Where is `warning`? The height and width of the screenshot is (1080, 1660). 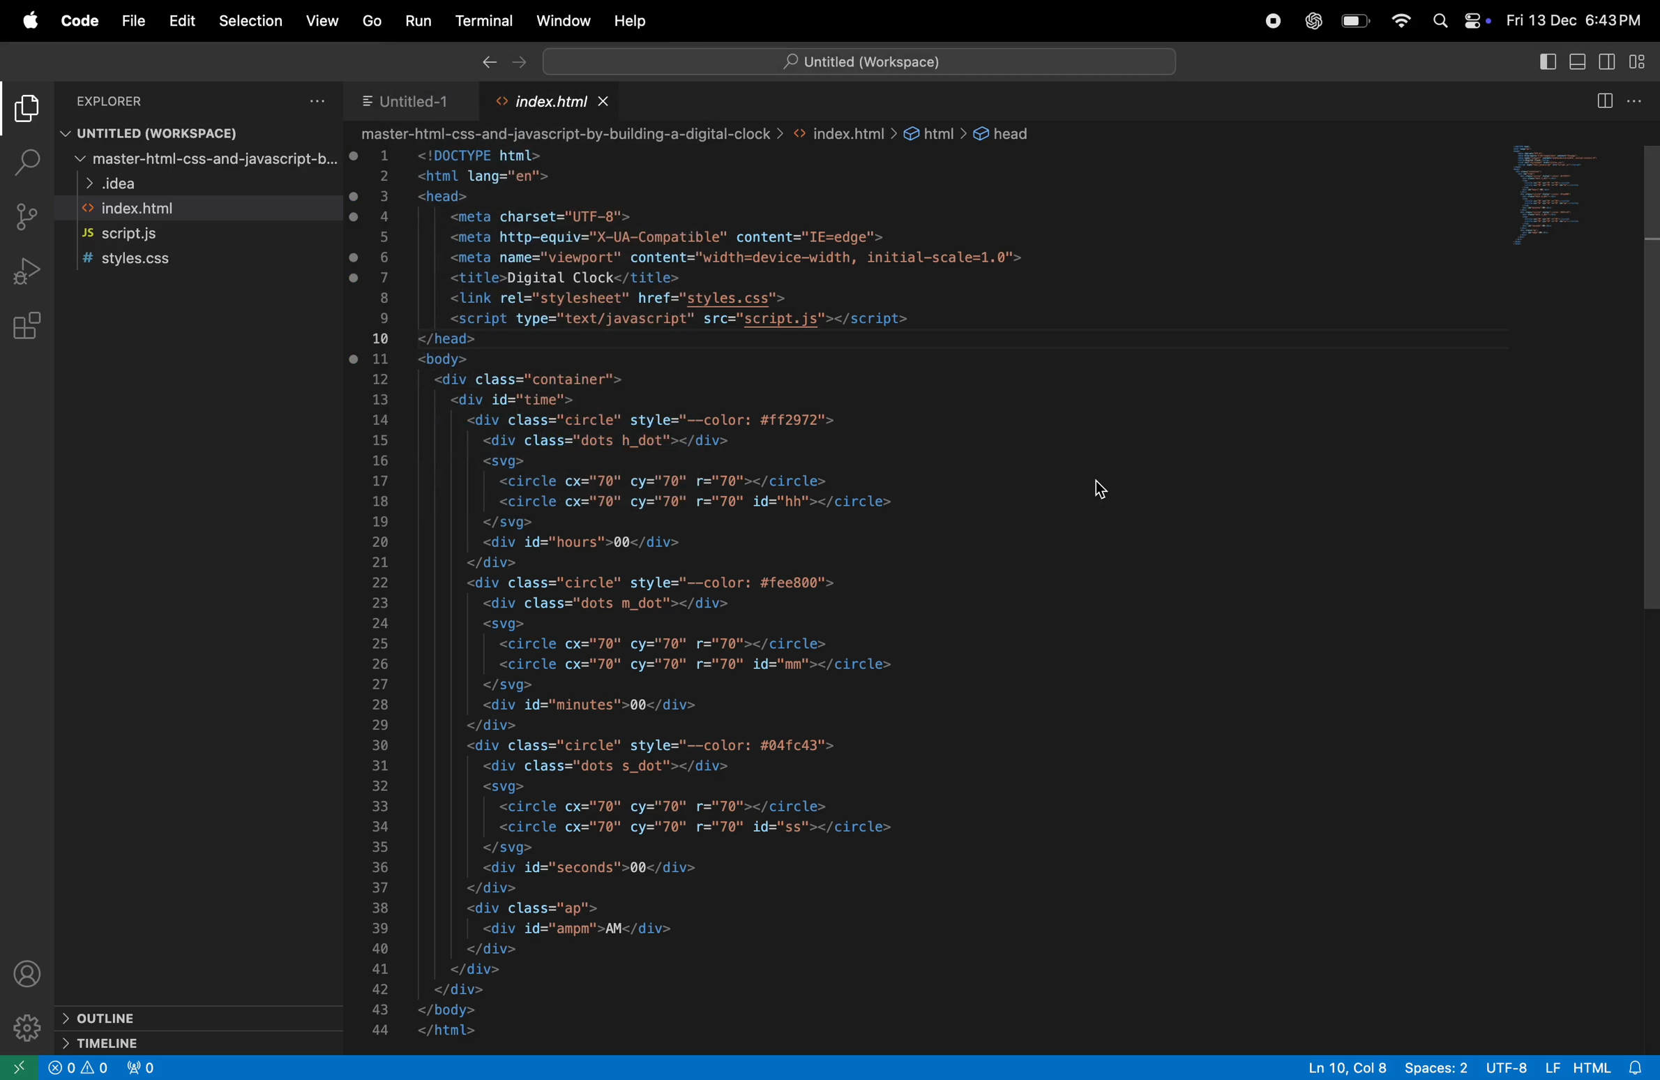
warning is located at coordinates (78, 1070).